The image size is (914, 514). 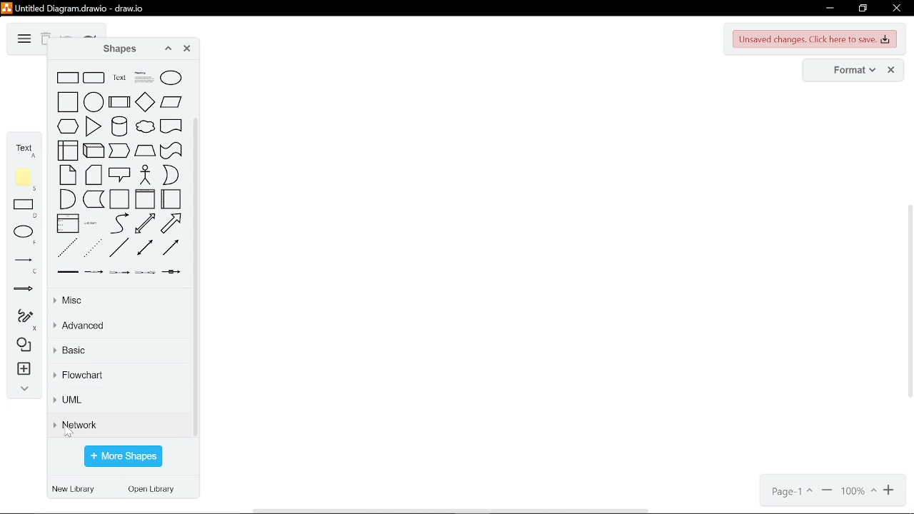 What do you see at coordinates (145, 247) in the screenshot?
I see `bidirectional connector` at bounding box center [145, 247].